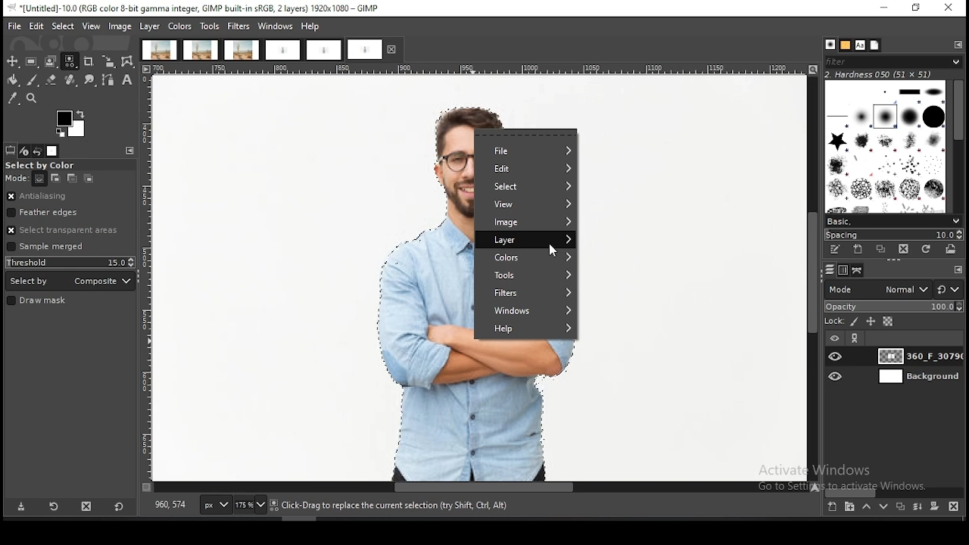 This screenshot has height=545, width=969. What do you see at coordinates (526, 205) in the screenshot?
I see `view` at bounding box center [526, 205].